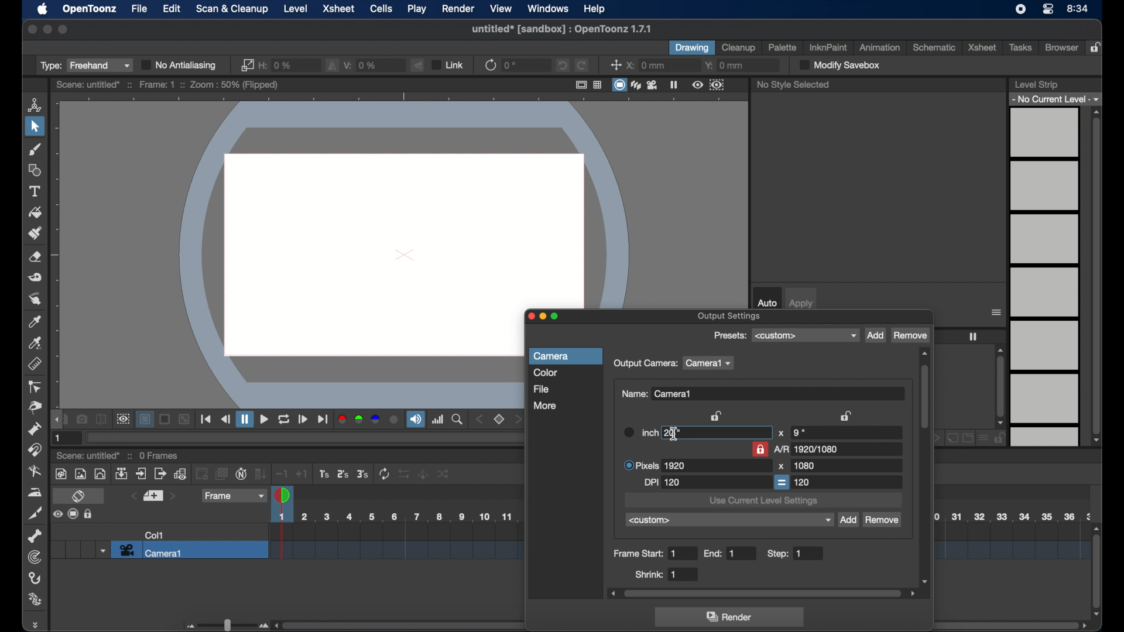 The height and width of the screenshot is (632, 1124). I want to click on , so click(90, 514).